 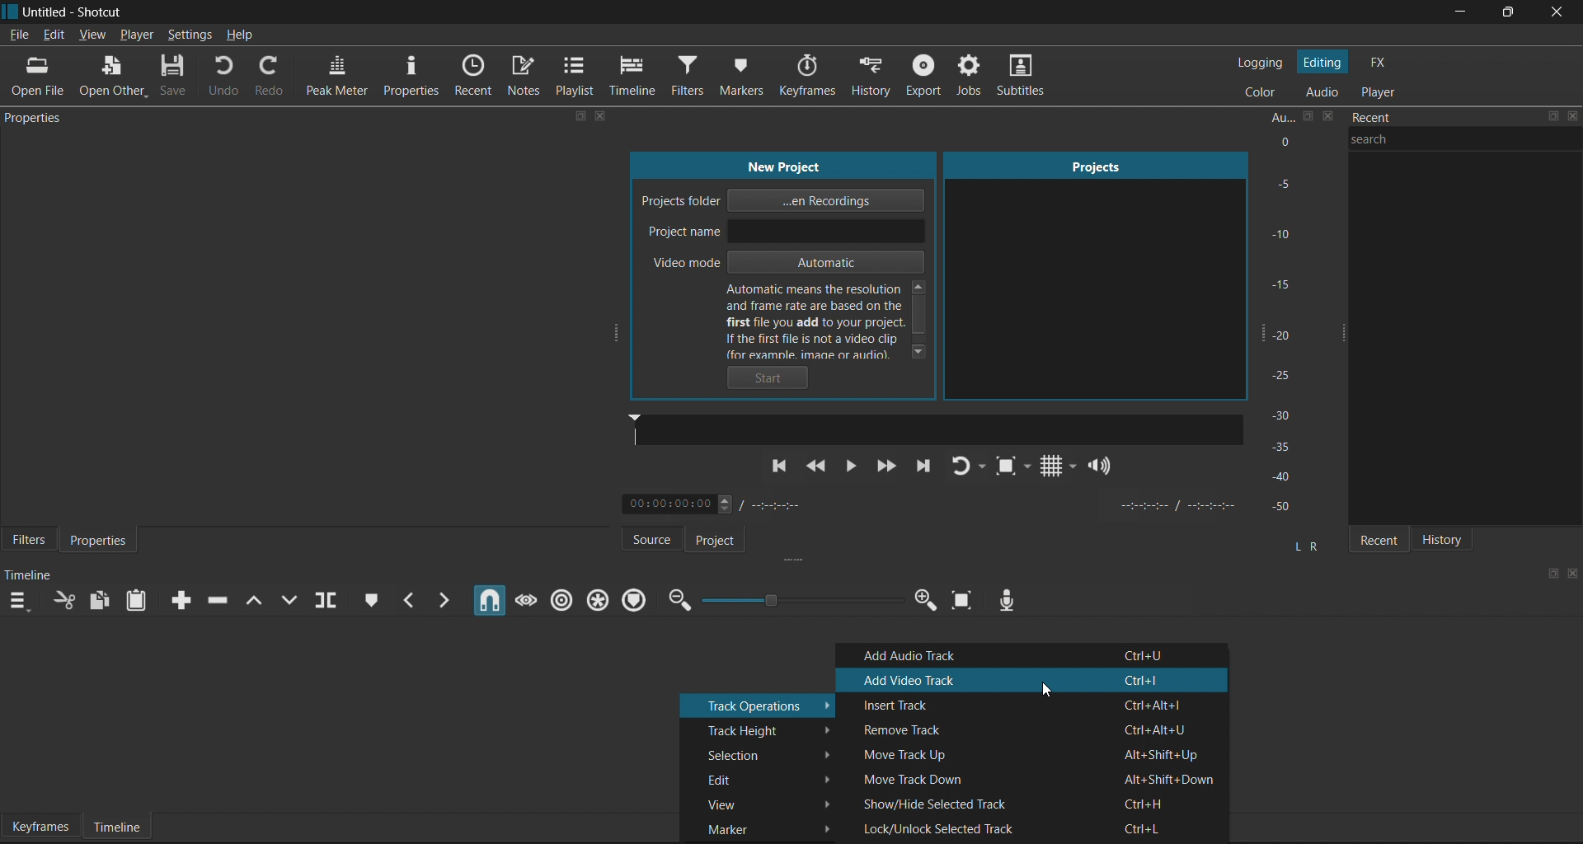 I want to click on Cut, so click(x=64, y=603).